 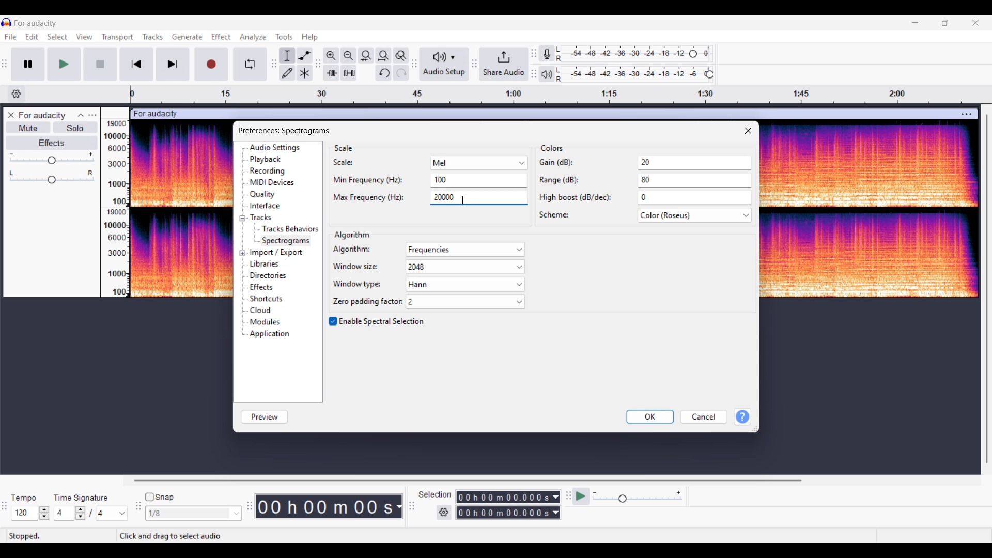 What do you see at coordinates (222, 37) in the screenshot?
I see `Effect menu` at bounding box center [222, 37].